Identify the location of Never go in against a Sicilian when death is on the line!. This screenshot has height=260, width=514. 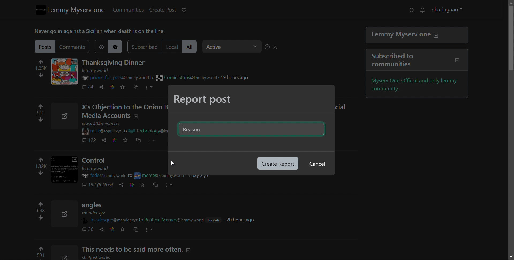
(104, 32).